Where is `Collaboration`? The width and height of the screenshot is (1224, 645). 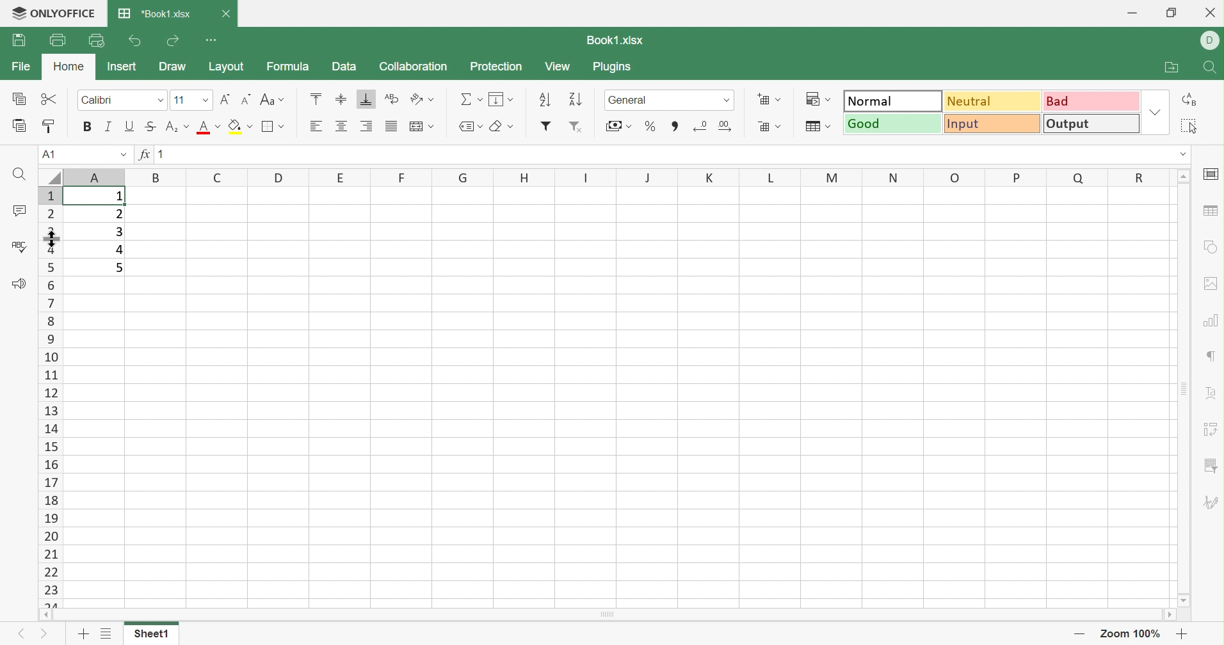 Collaboration is located at coordinates (414, 65).